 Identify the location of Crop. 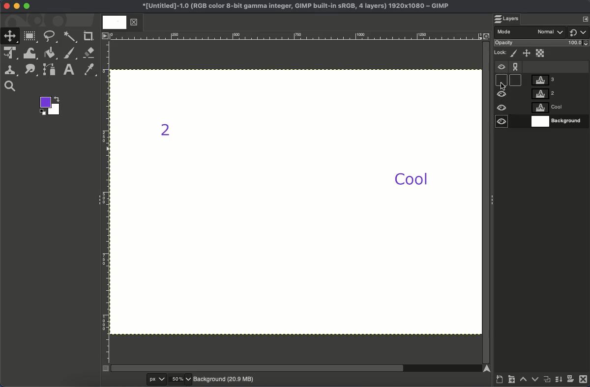
(89, 35).